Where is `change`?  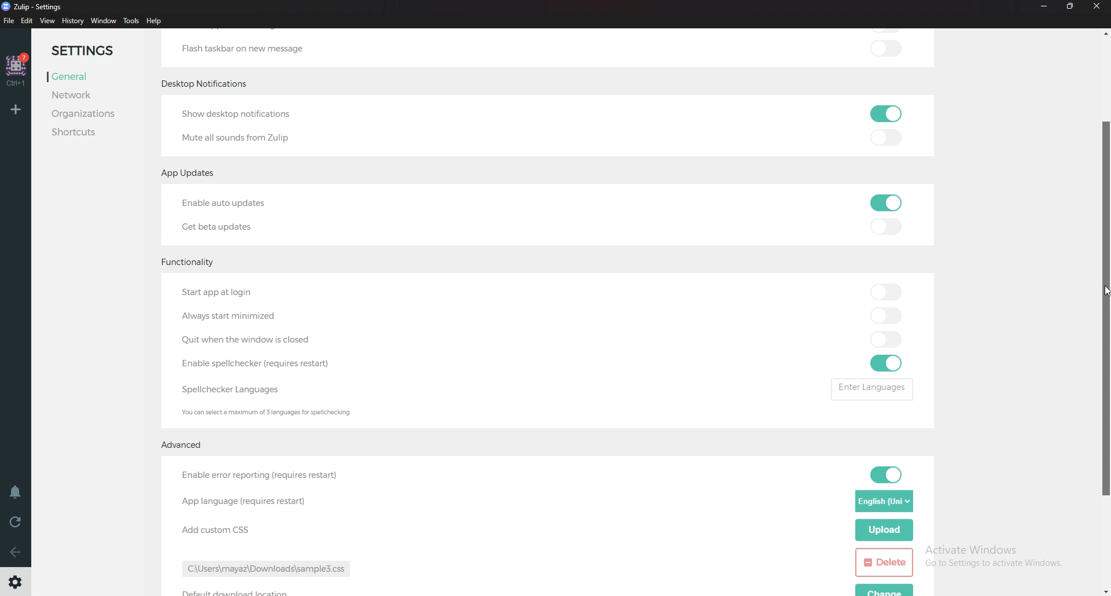
change is located at coordinates (886, 589).